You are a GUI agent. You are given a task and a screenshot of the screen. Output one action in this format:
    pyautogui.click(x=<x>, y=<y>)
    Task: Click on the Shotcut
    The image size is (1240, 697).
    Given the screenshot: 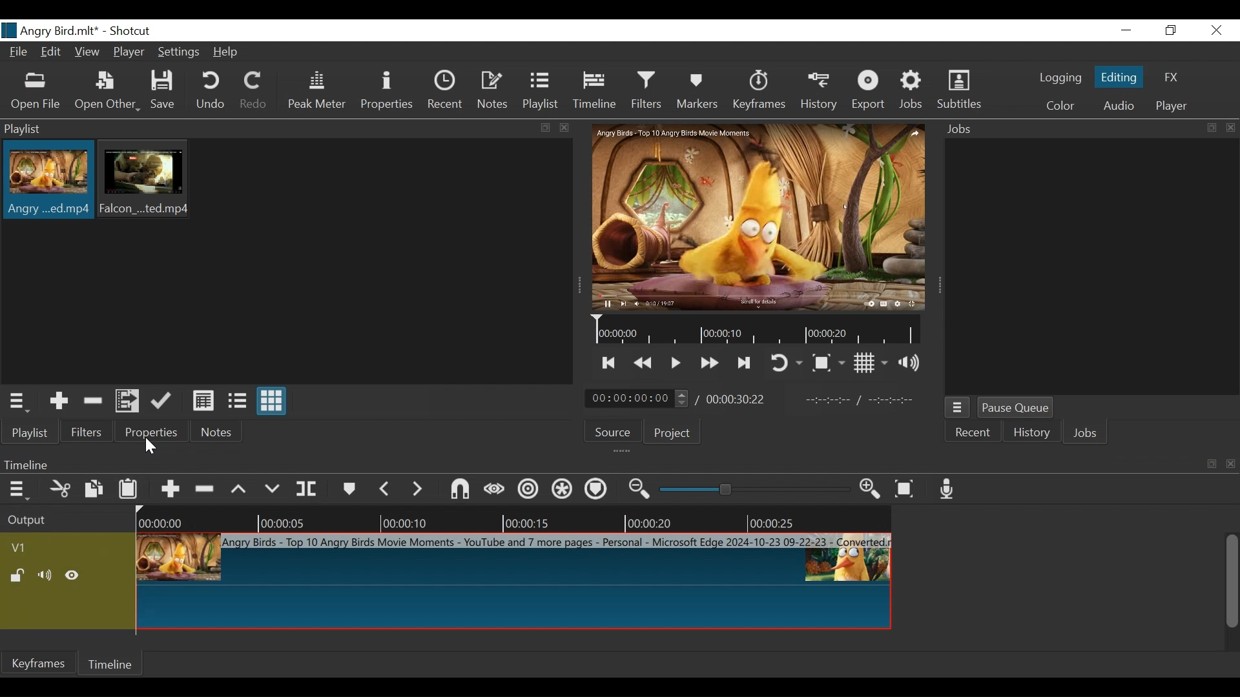 What is the action you would take?
    pyautogui.click(x=129, y=32)
    